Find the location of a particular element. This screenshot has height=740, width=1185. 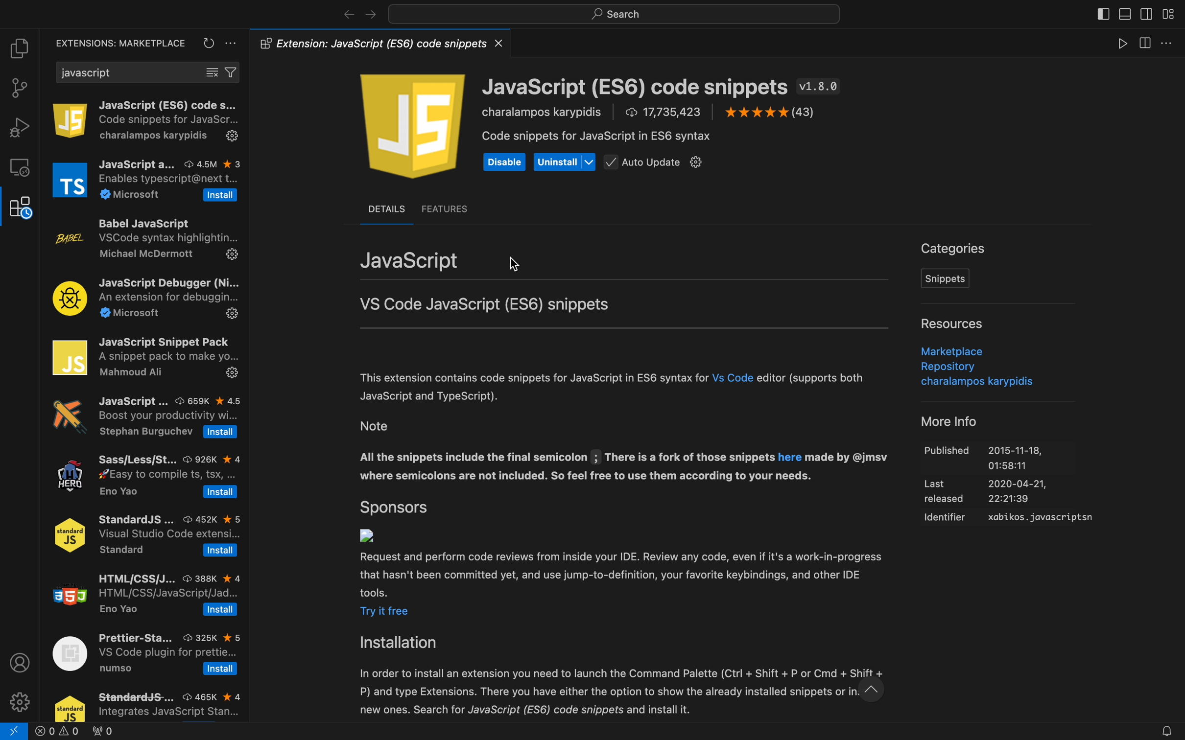

Note is located at coordinates (379, 427).